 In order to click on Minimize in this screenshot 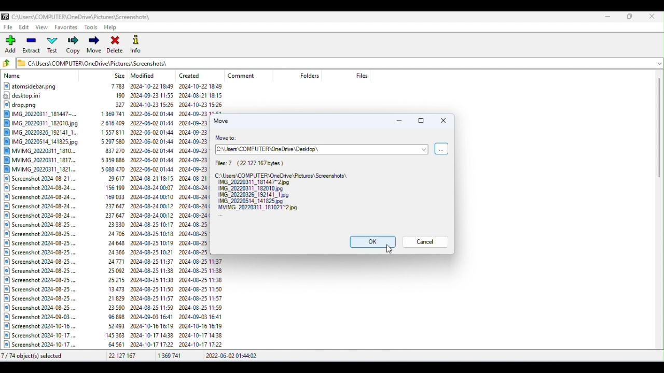, I will do `click(609, 16)`.